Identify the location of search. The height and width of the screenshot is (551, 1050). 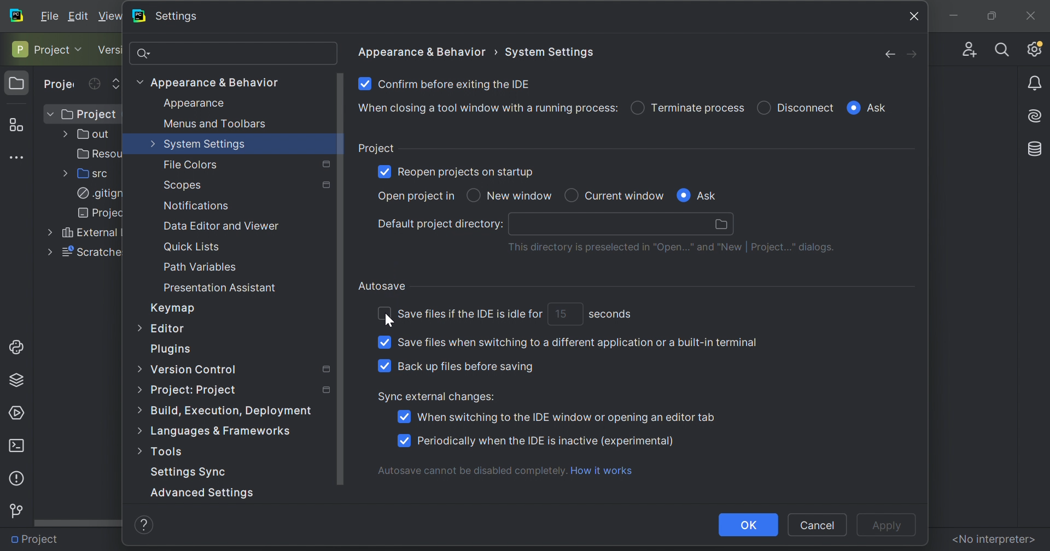
(608, 224).